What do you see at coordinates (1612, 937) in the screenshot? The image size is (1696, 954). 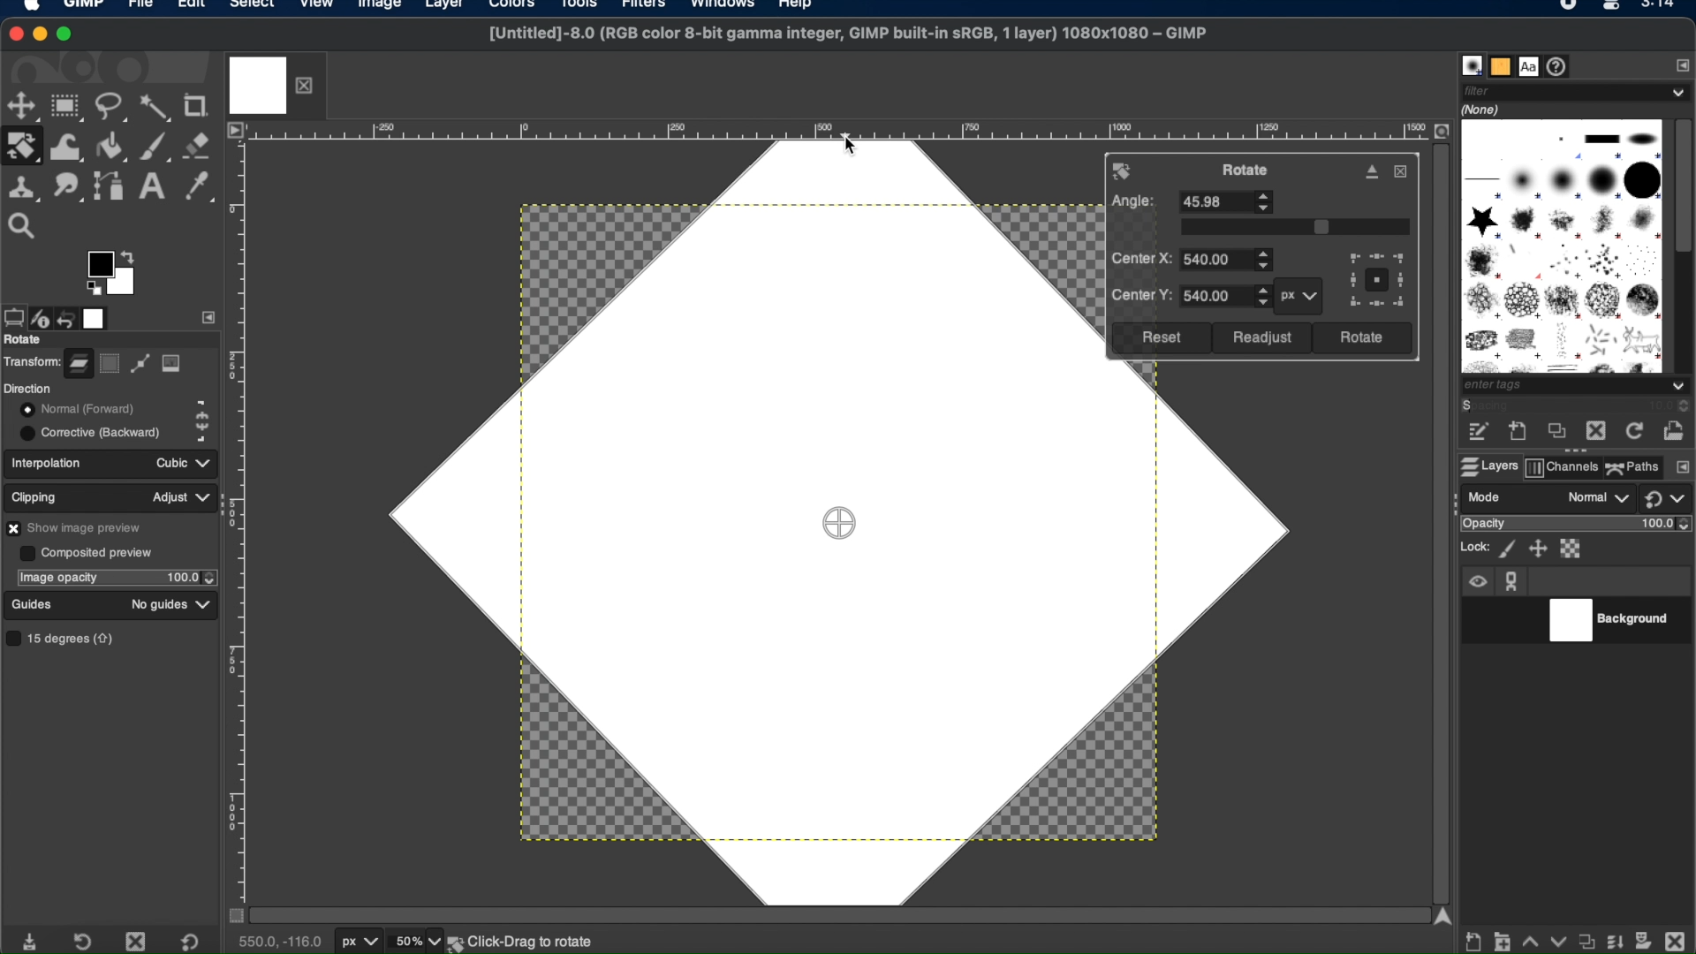 I see `merge layer and properties` at bounding box center [1612, 937].